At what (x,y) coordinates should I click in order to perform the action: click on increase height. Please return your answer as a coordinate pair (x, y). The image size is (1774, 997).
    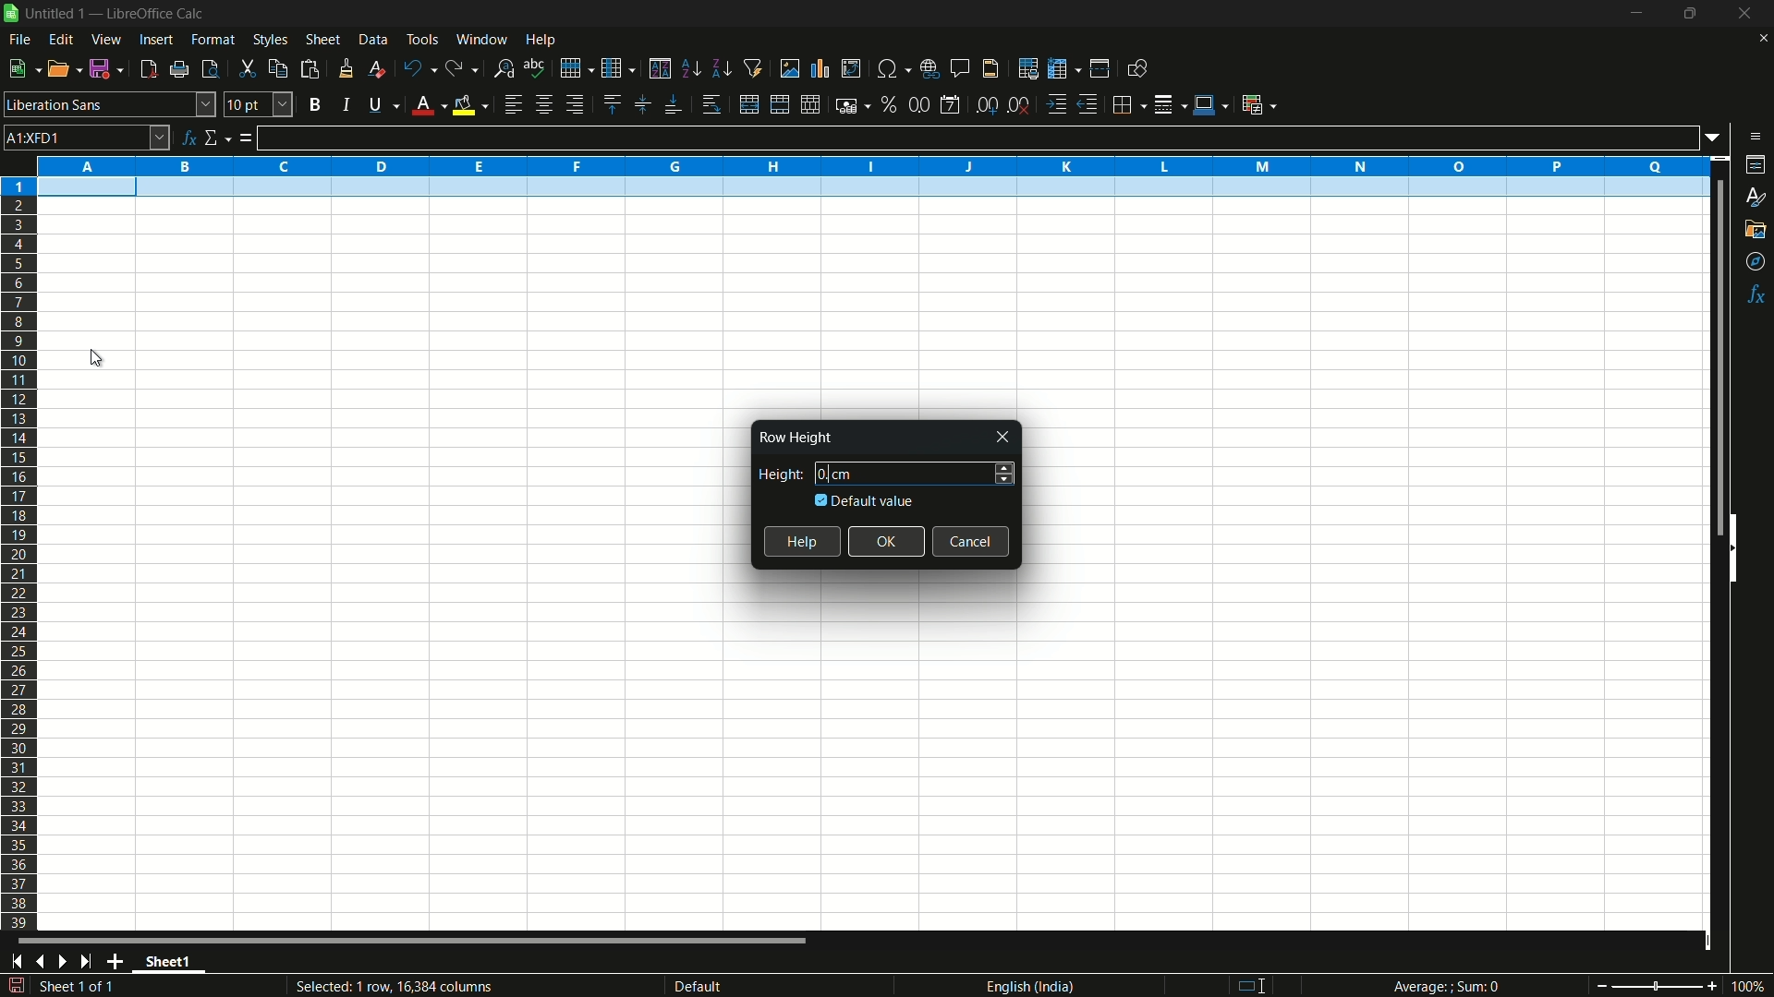
    Looking at the image, I should click on (1005, 465).